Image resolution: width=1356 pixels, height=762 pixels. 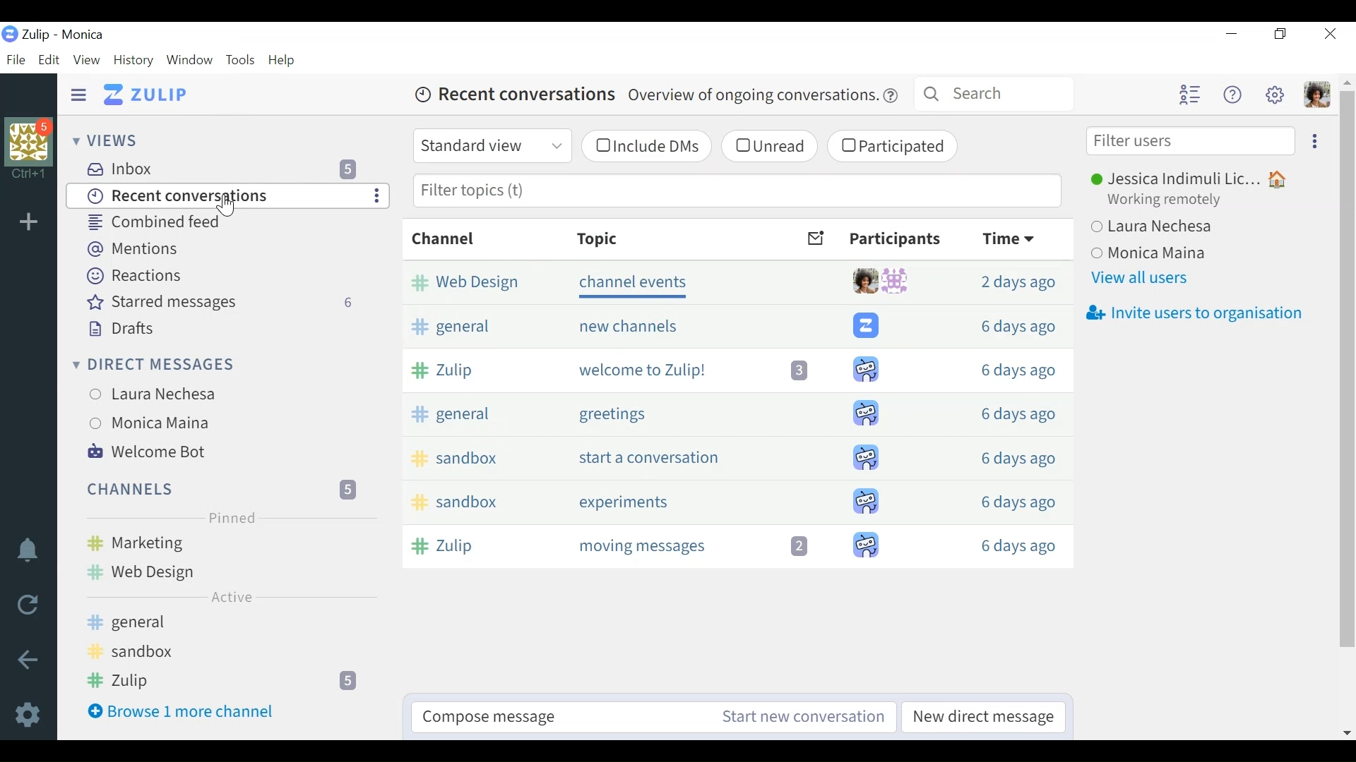 I want to click on Laura Nechesa, so click(x=1183, y=229).